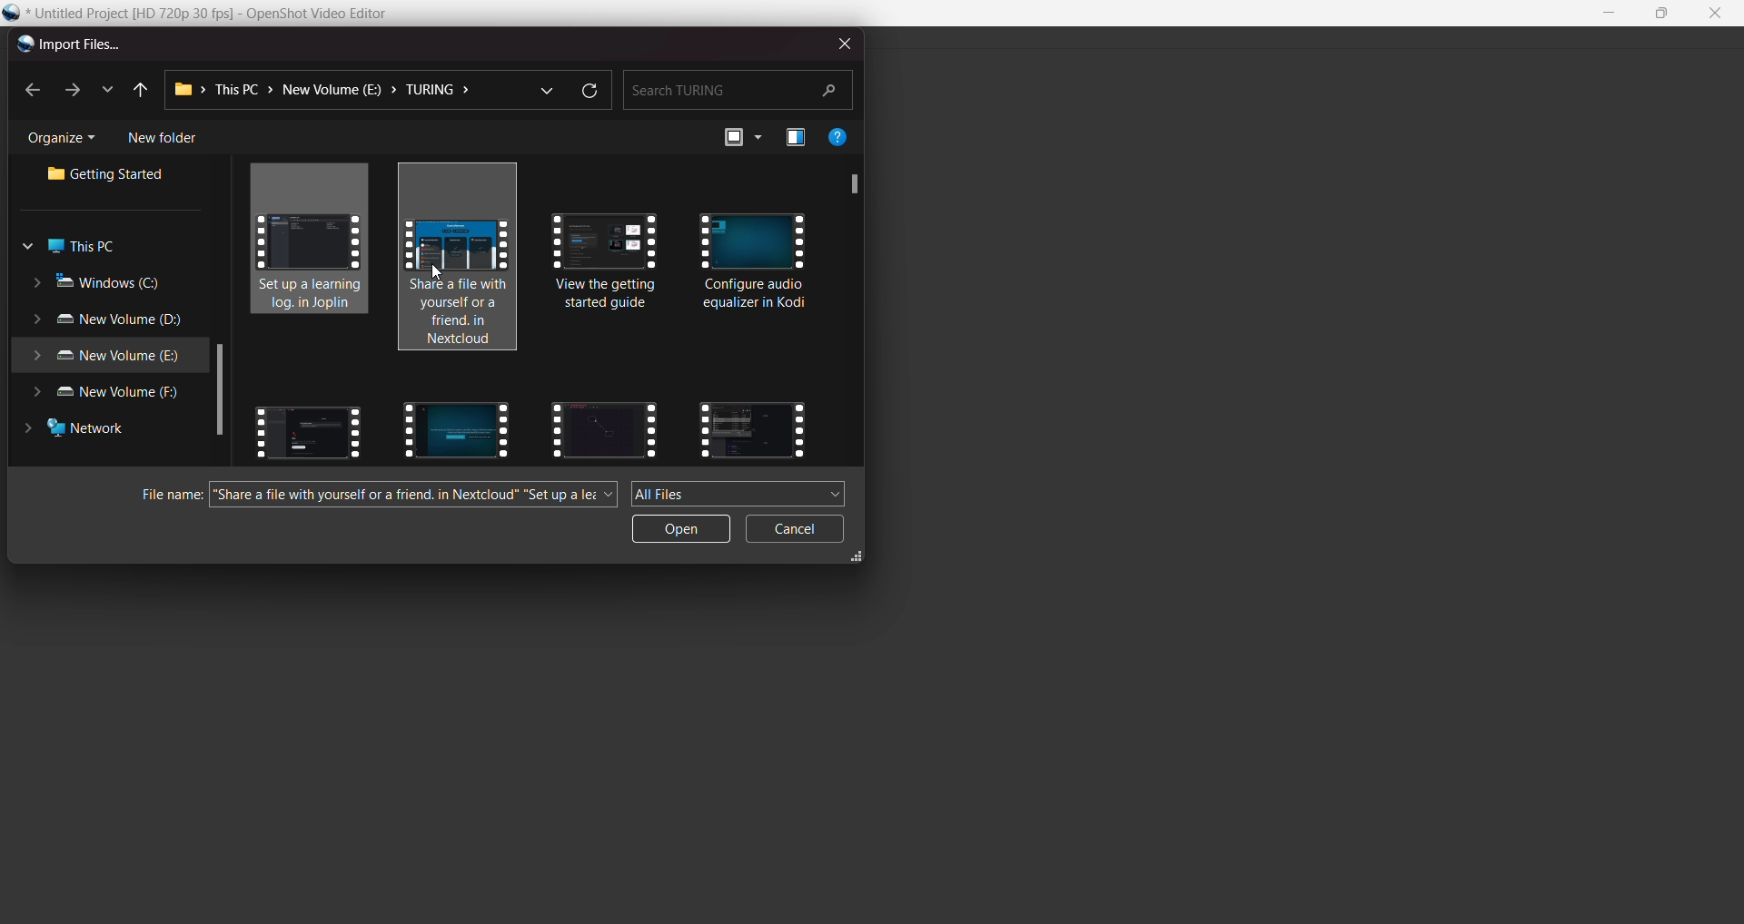 This screenshot has width=1744, height=924. Describe the element at coordinates (605, 427) in the screenshot. I see `videos` at that location.